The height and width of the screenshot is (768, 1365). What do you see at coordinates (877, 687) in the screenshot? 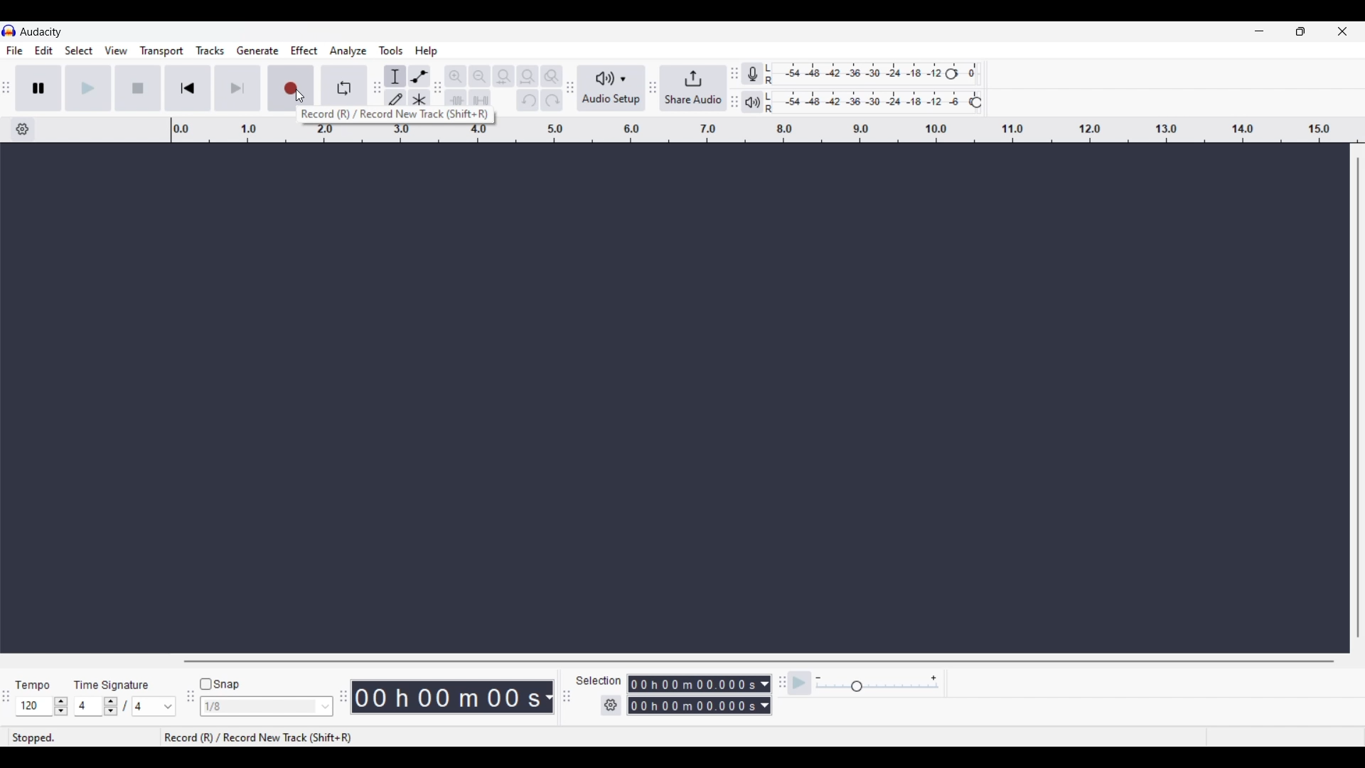
I see `Slider to change playback speed` at bounding box center [877, 687].